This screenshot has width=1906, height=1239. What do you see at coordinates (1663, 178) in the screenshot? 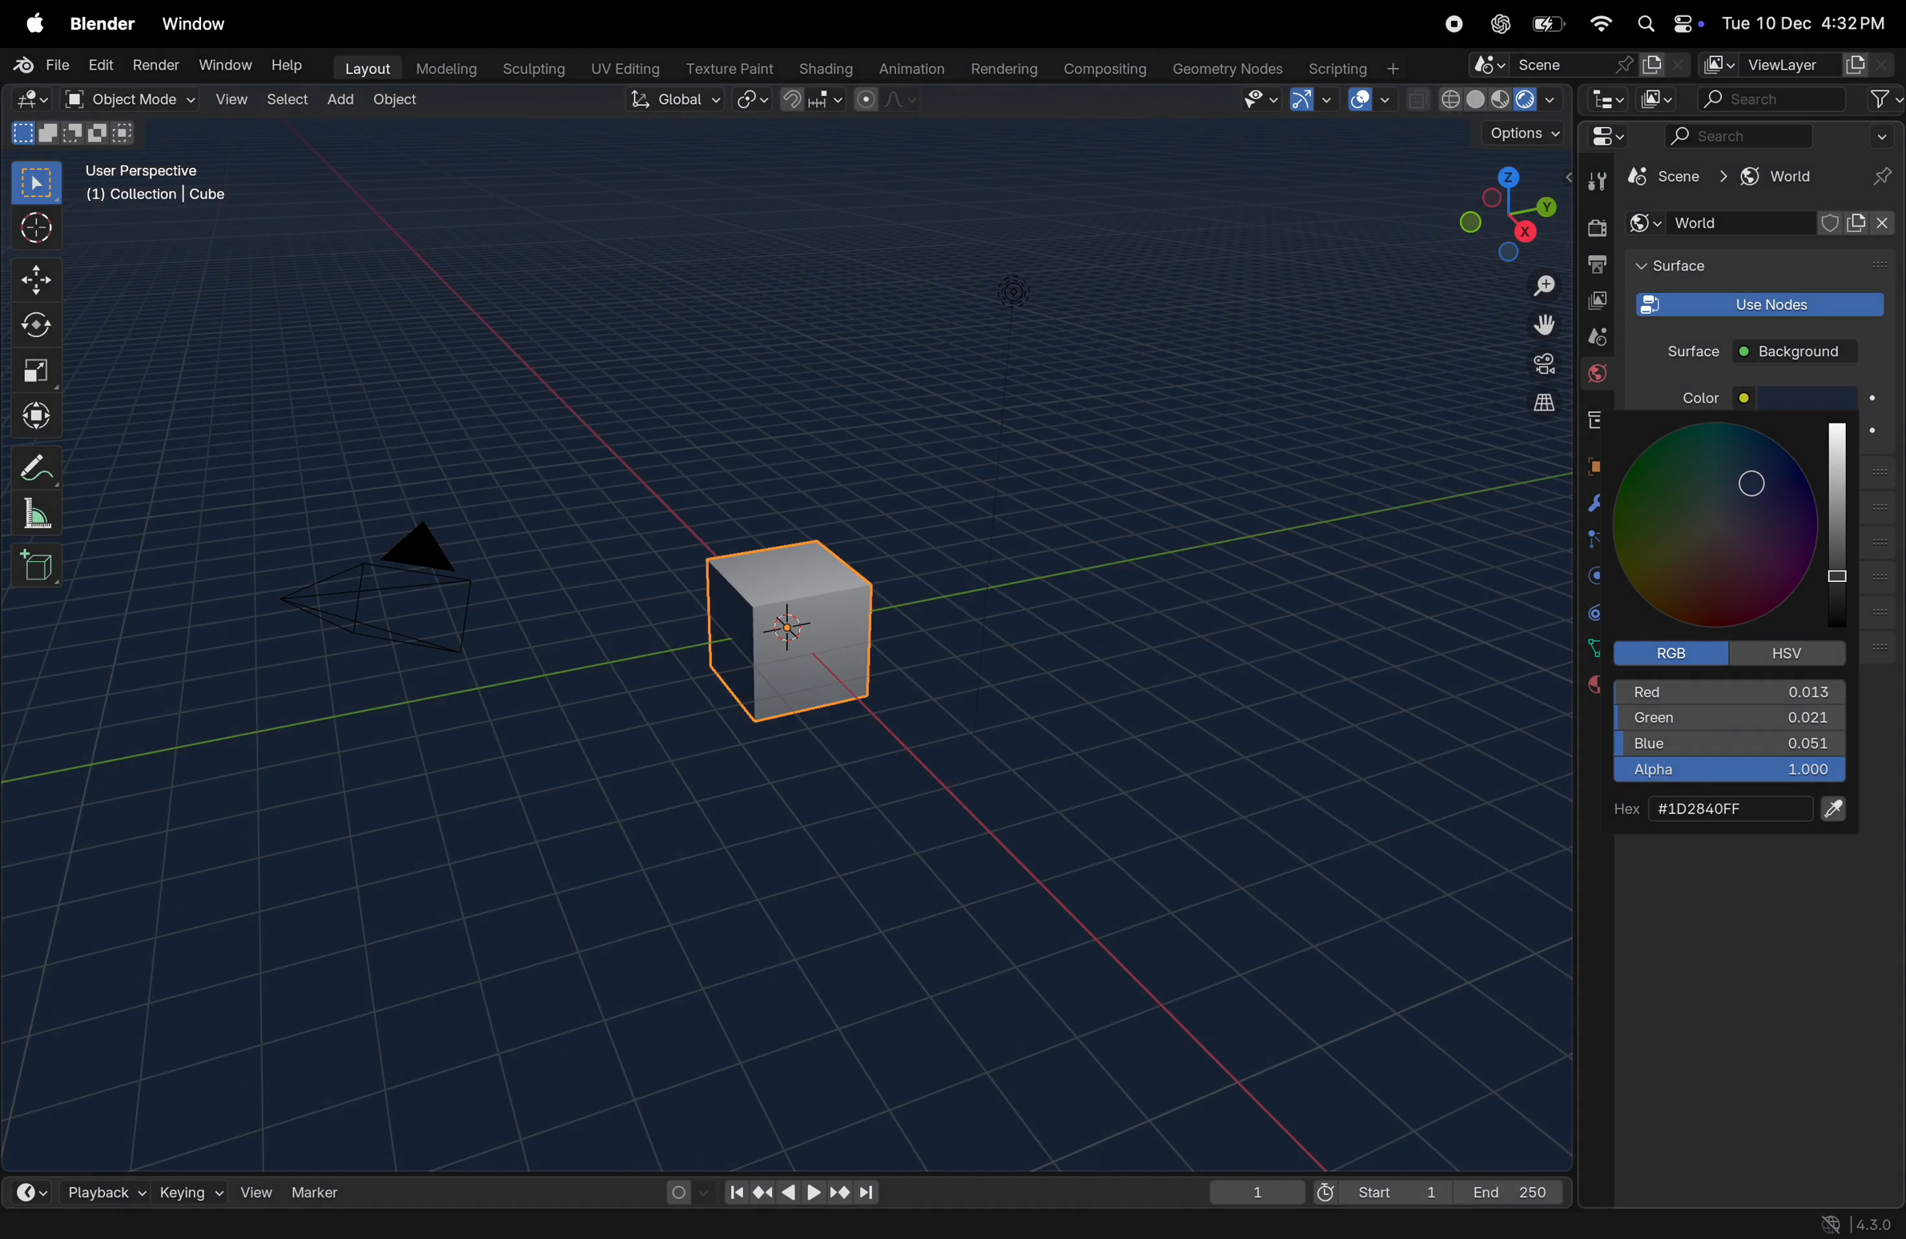
I see `cube` at bounding box center [1663, 178].